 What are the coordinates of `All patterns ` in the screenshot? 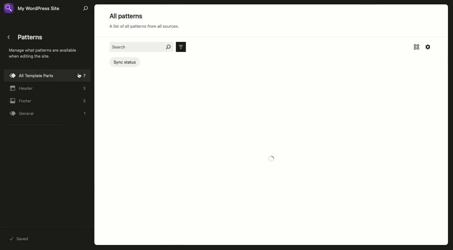 It's located at (148, 23).